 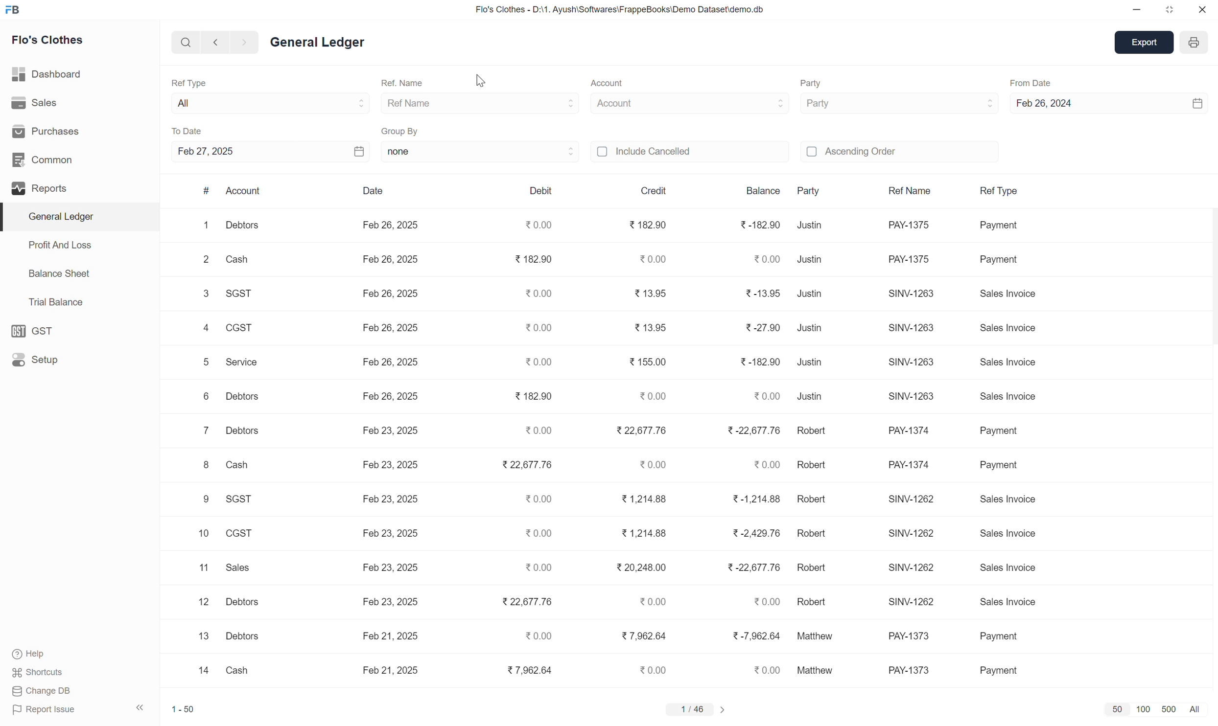 I want to click on 5, so click(x=206, y=362).